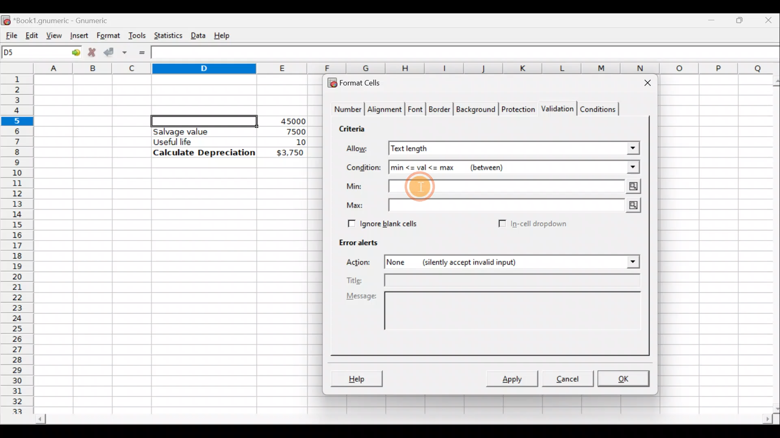  What do you see at coordinates (54, 35) in the screenshot?
I see `View` at bounding box center [54, 35].